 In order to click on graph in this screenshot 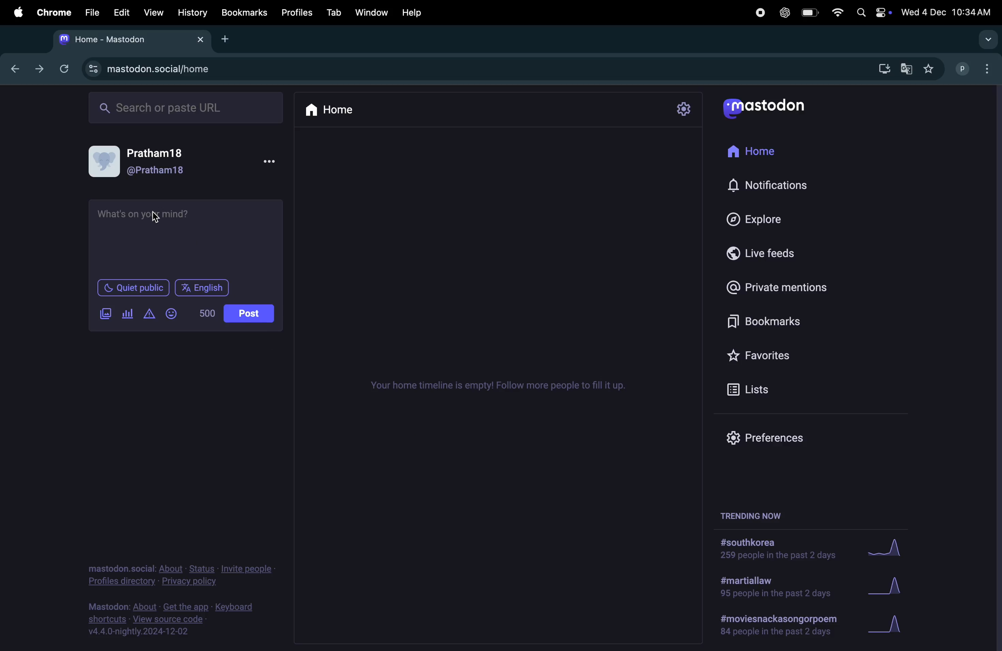, I will do `click(891, 625)`.